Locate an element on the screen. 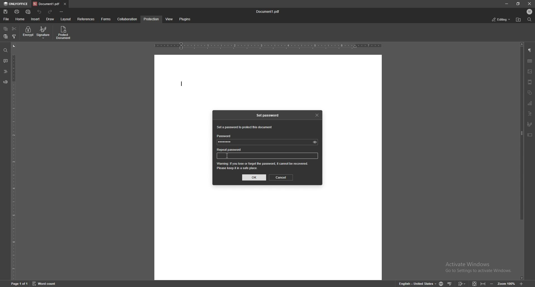 Image resolution: width=535 pixels, height=287 pixels. paste is located at coordinates (6, 37).